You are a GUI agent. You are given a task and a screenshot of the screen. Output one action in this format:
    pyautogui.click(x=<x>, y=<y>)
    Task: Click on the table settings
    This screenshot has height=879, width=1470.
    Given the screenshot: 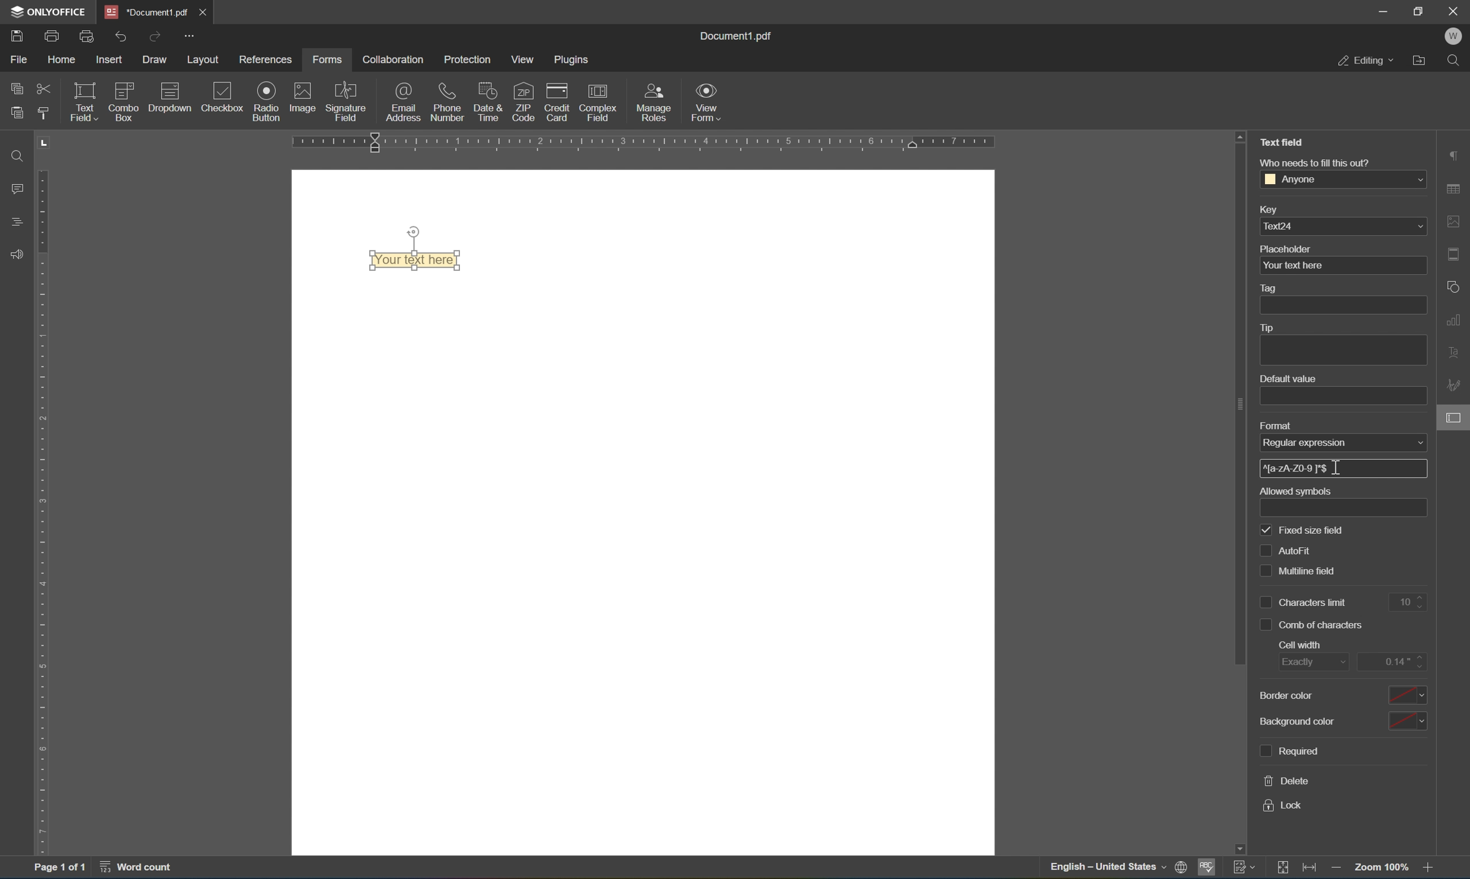 What is the action you would take?
    pyautogui.click(x=1455, y=191)
    